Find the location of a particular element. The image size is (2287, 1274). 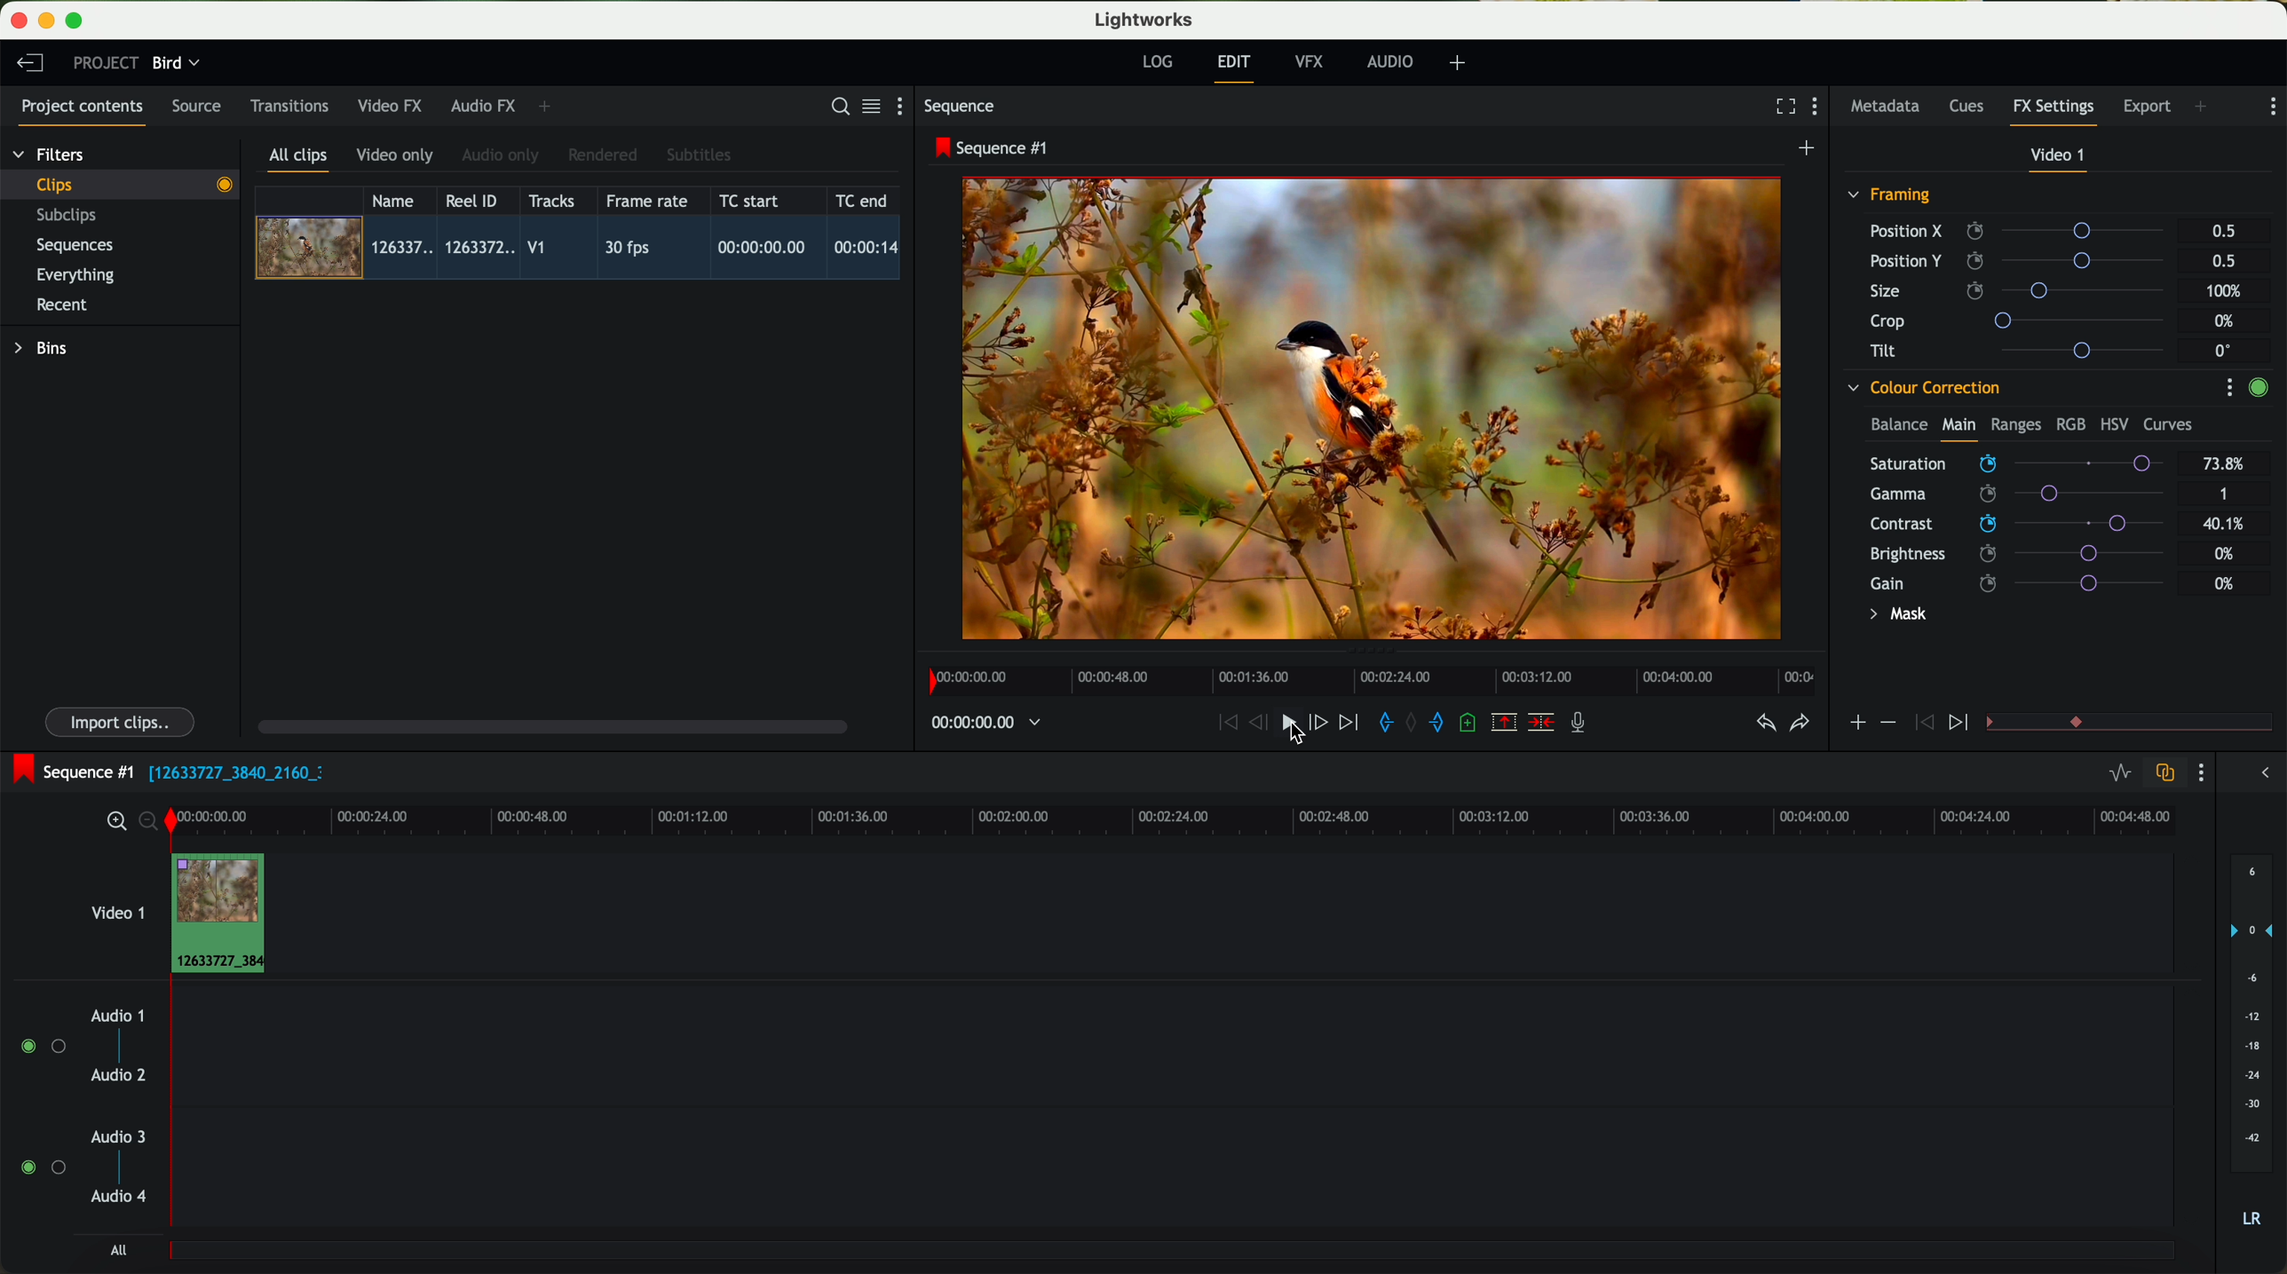

show/hide the full audio mix is located at coordinates (2259, 773).